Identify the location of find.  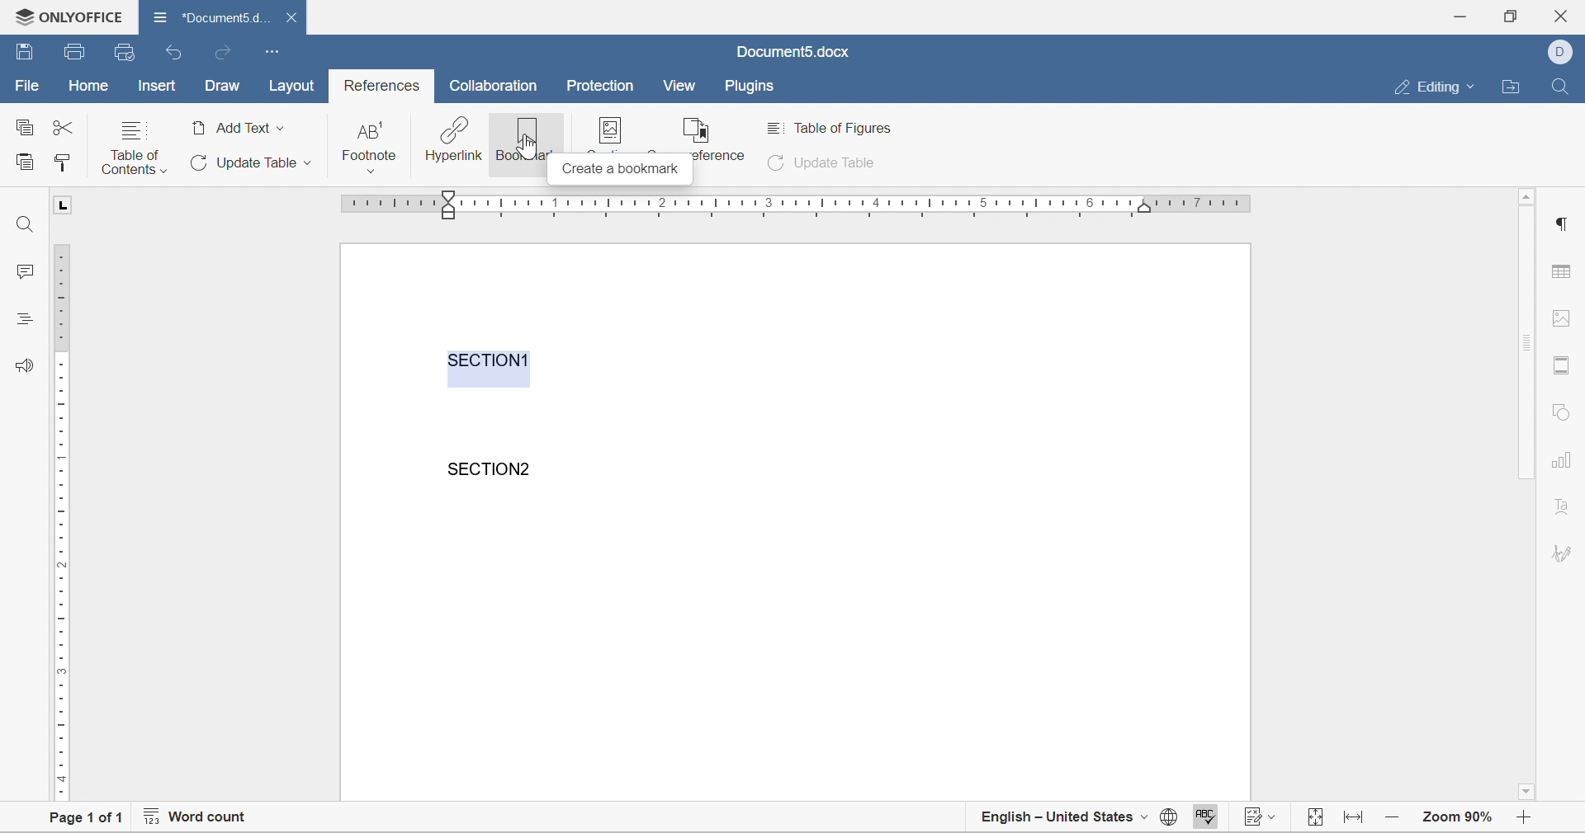
(26, 224).